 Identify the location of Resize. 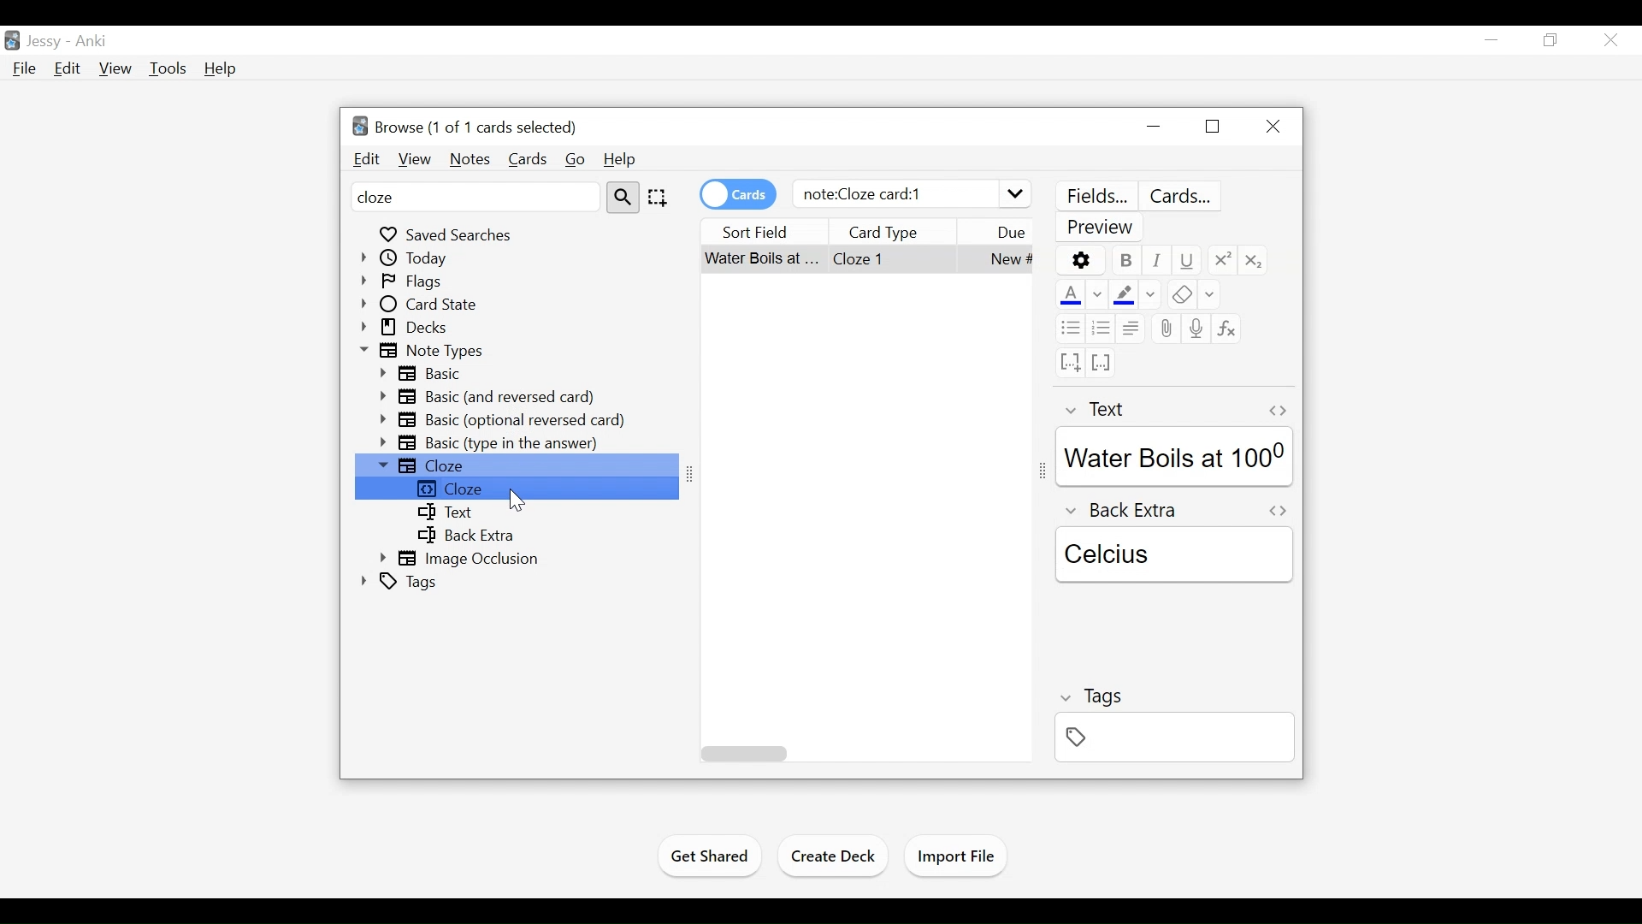
(1041, 472).